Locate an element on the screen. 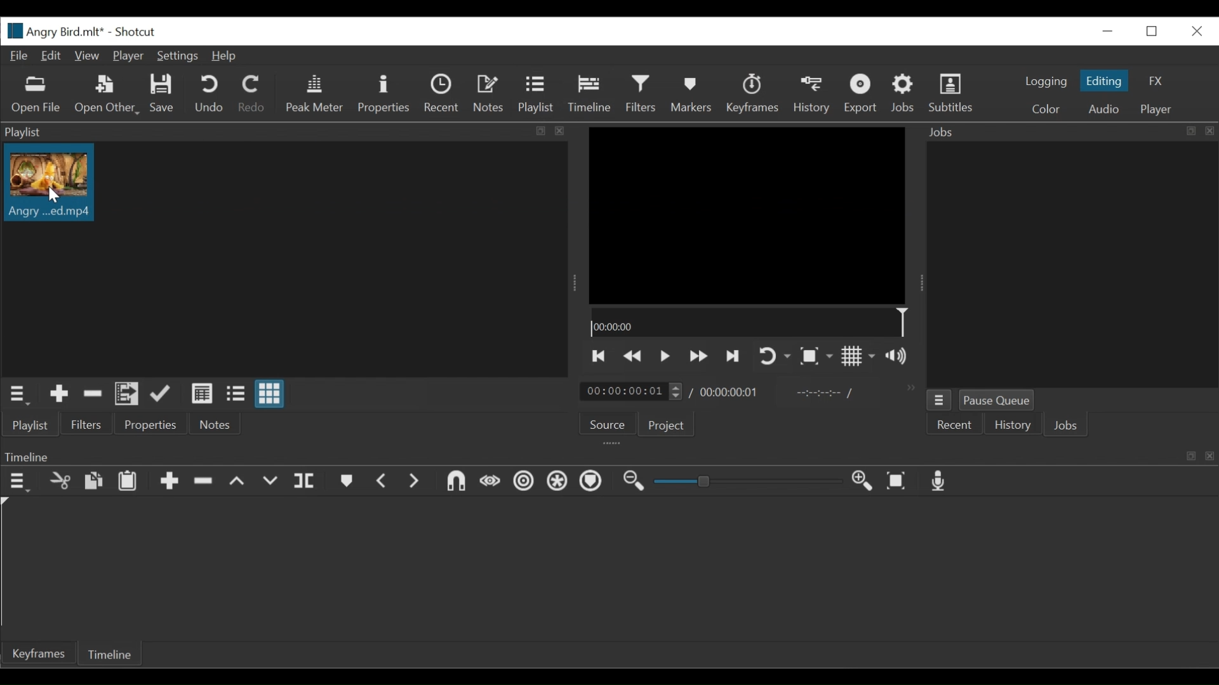  Project is located at coordinates (669, 426).